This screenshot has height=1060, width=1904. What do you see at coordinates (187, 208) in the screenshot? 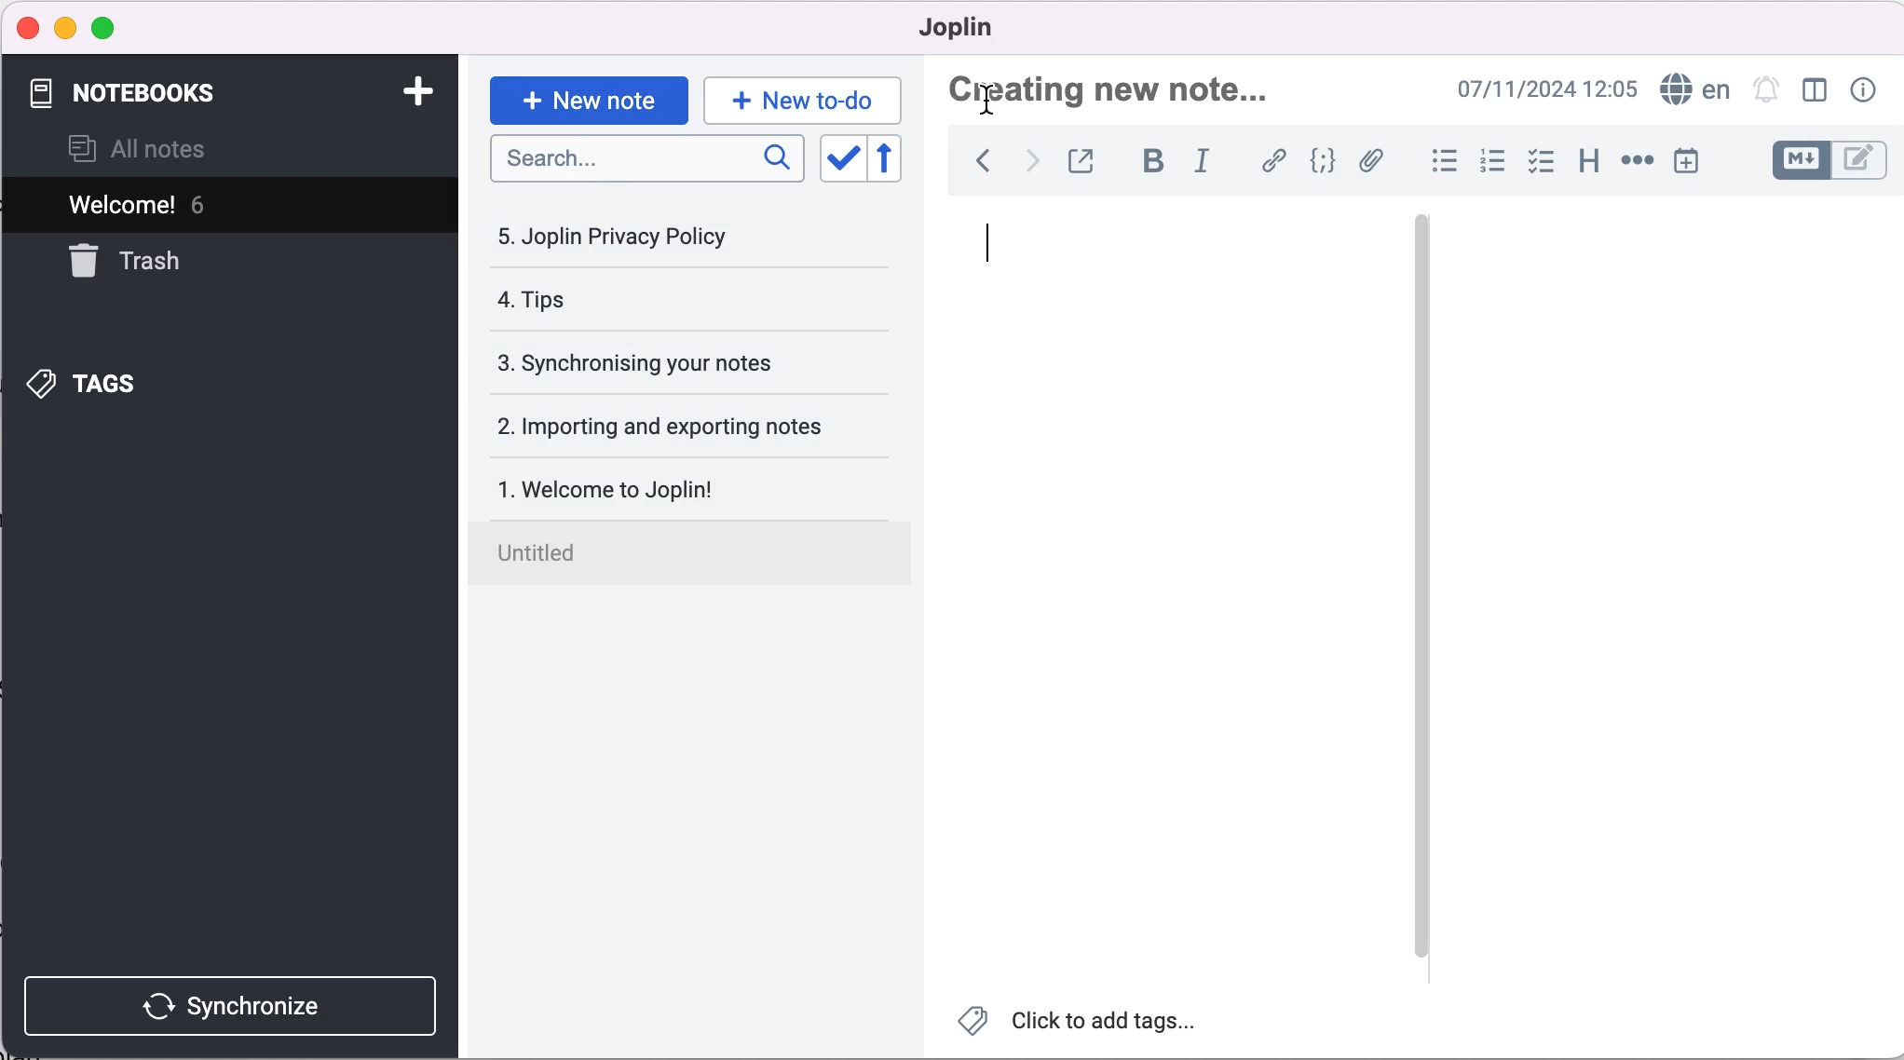
I see `Welcome! 6` at bounding box center [187, 208].